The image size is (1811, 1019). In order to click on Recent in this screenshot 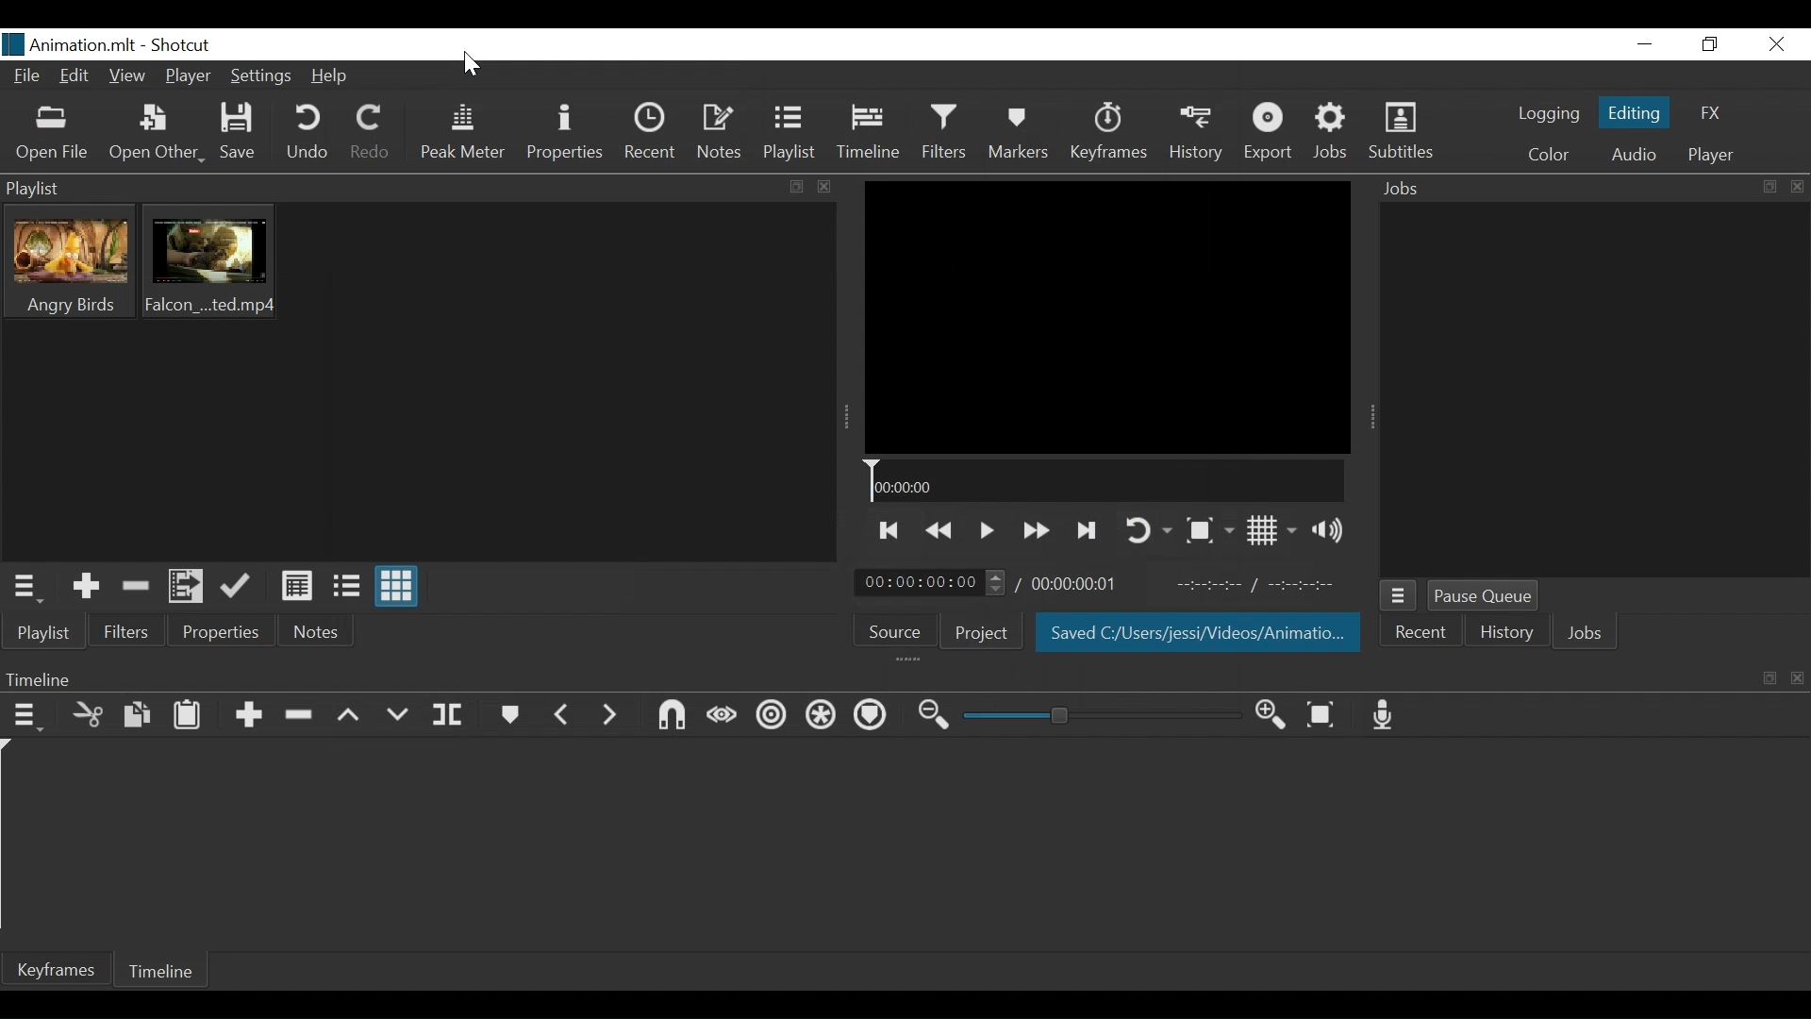, I will do `click(1423, 635)`.